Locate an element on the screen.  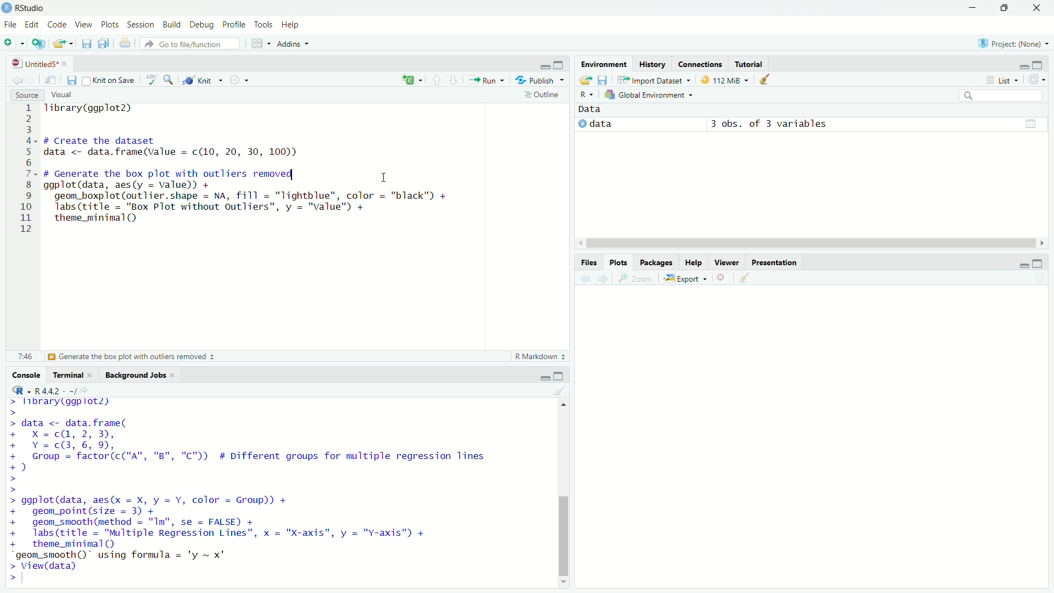
Source is located at coordinates (27, 94).